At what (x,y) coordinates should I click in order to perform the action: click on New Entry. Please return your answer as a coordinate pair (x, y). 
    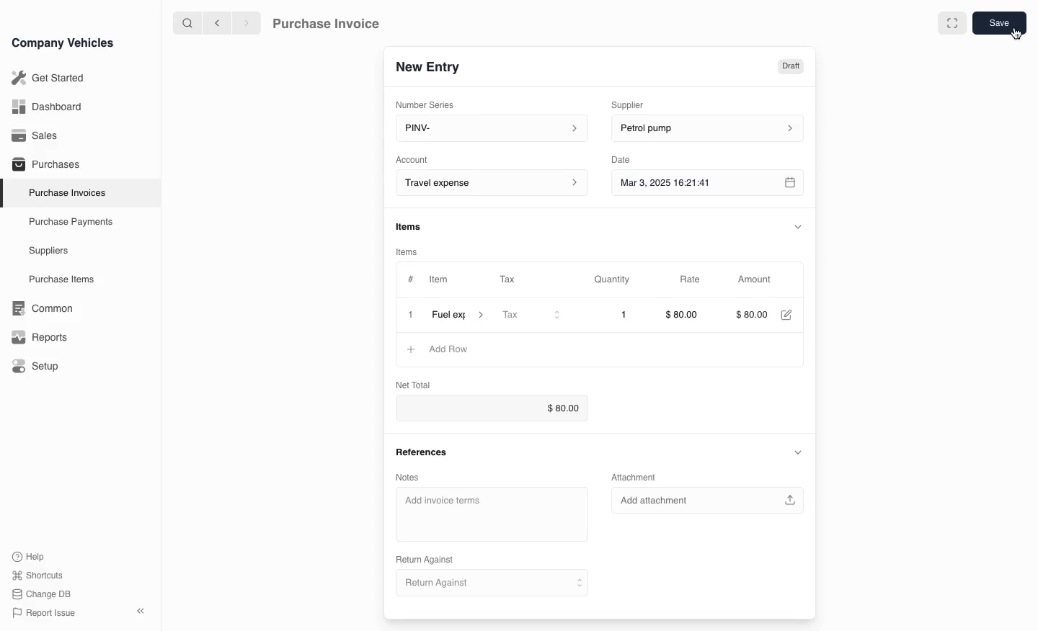
    Looking at the image, I should click on (435, 66).